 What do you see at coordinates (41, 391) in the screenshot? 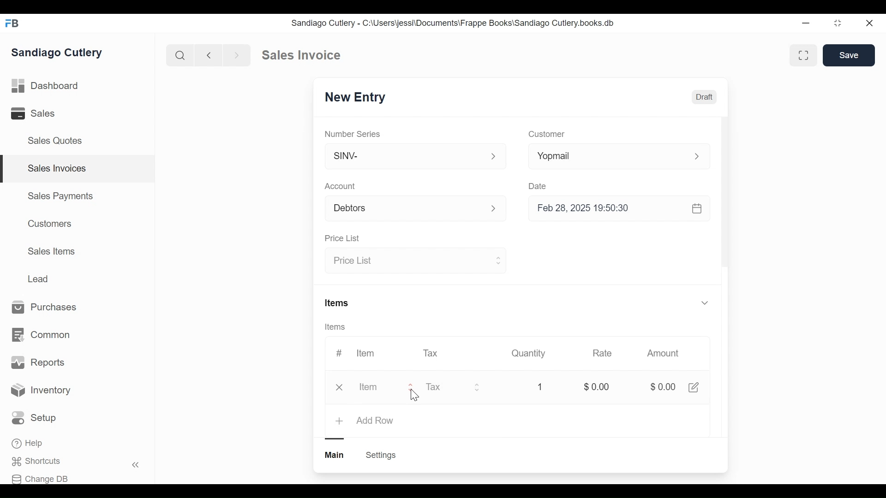
I see `Inventory` at bounding box center [41, 391].